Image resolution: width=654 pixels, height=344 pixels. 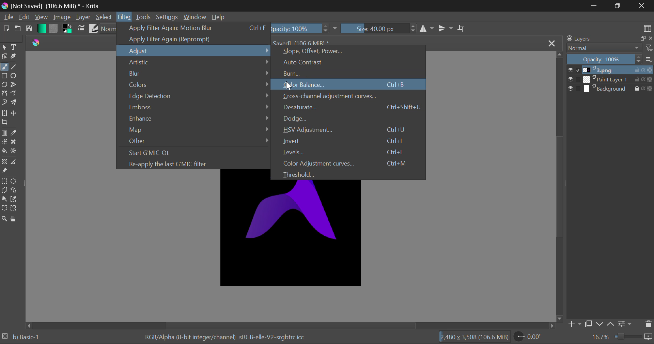 I want to click on Image, so click(x=61, y=17).